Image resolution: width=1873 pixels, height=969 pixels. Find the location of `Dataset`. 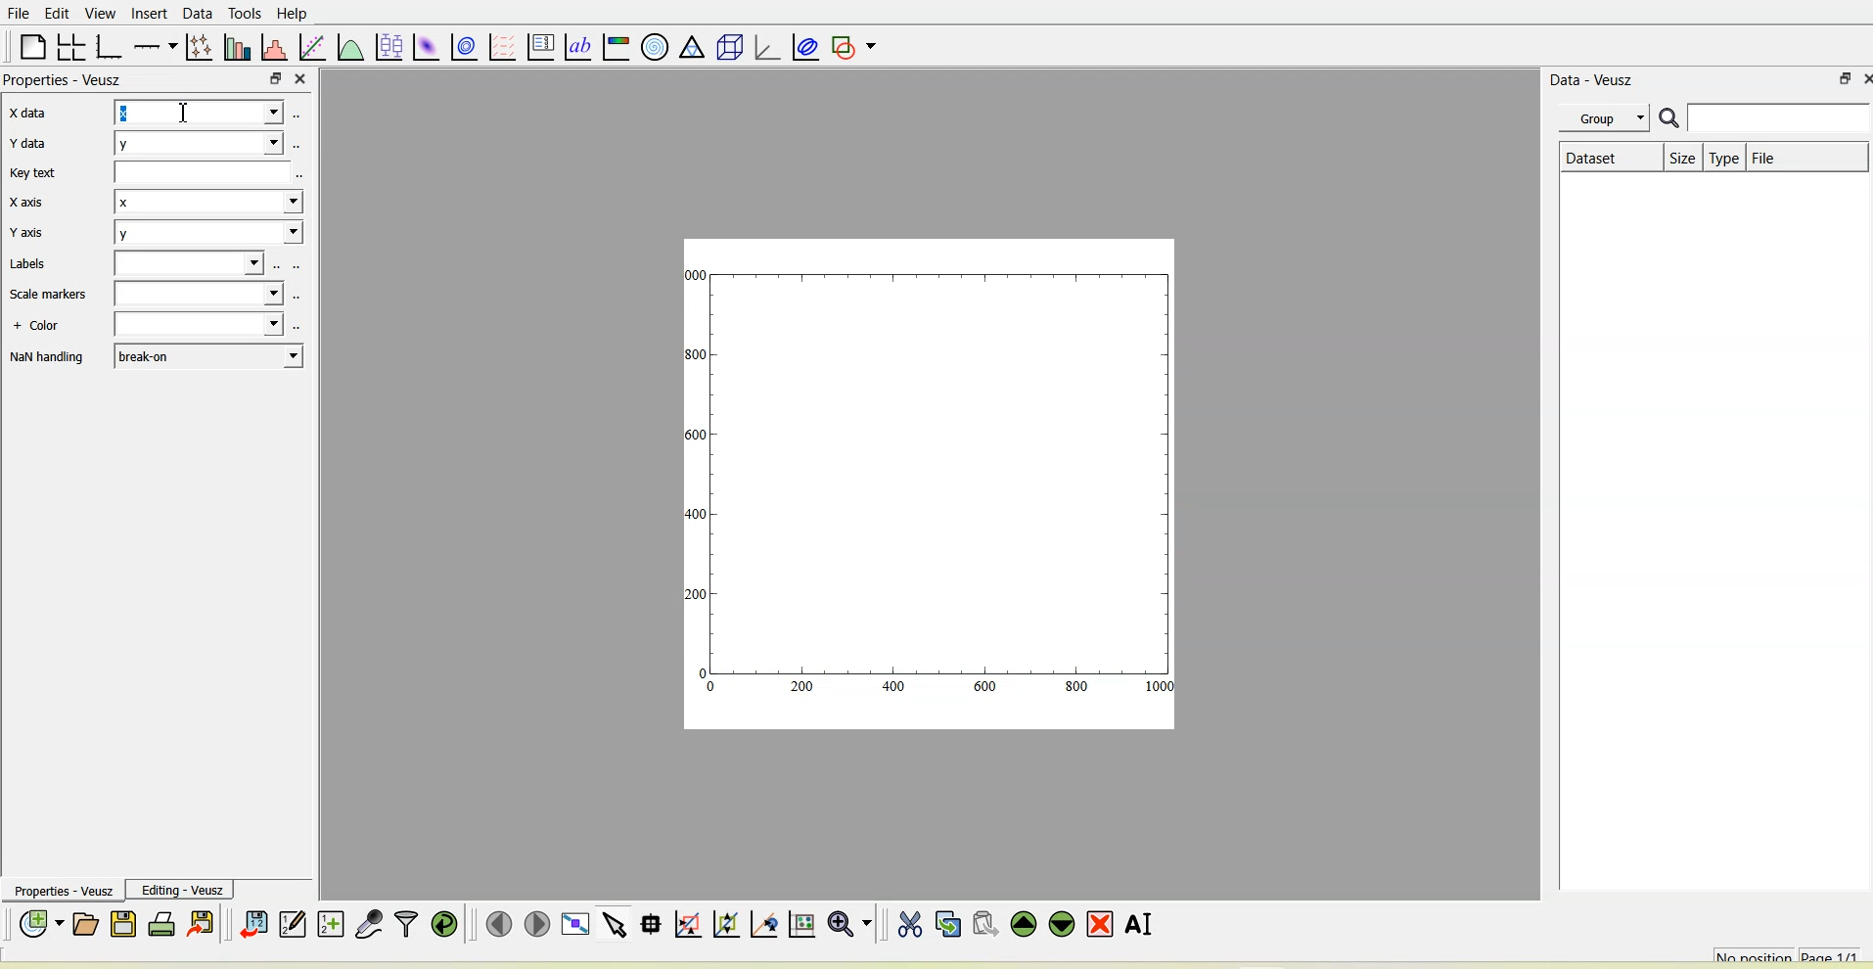

Dataset is located at coordinates (1611, 156).